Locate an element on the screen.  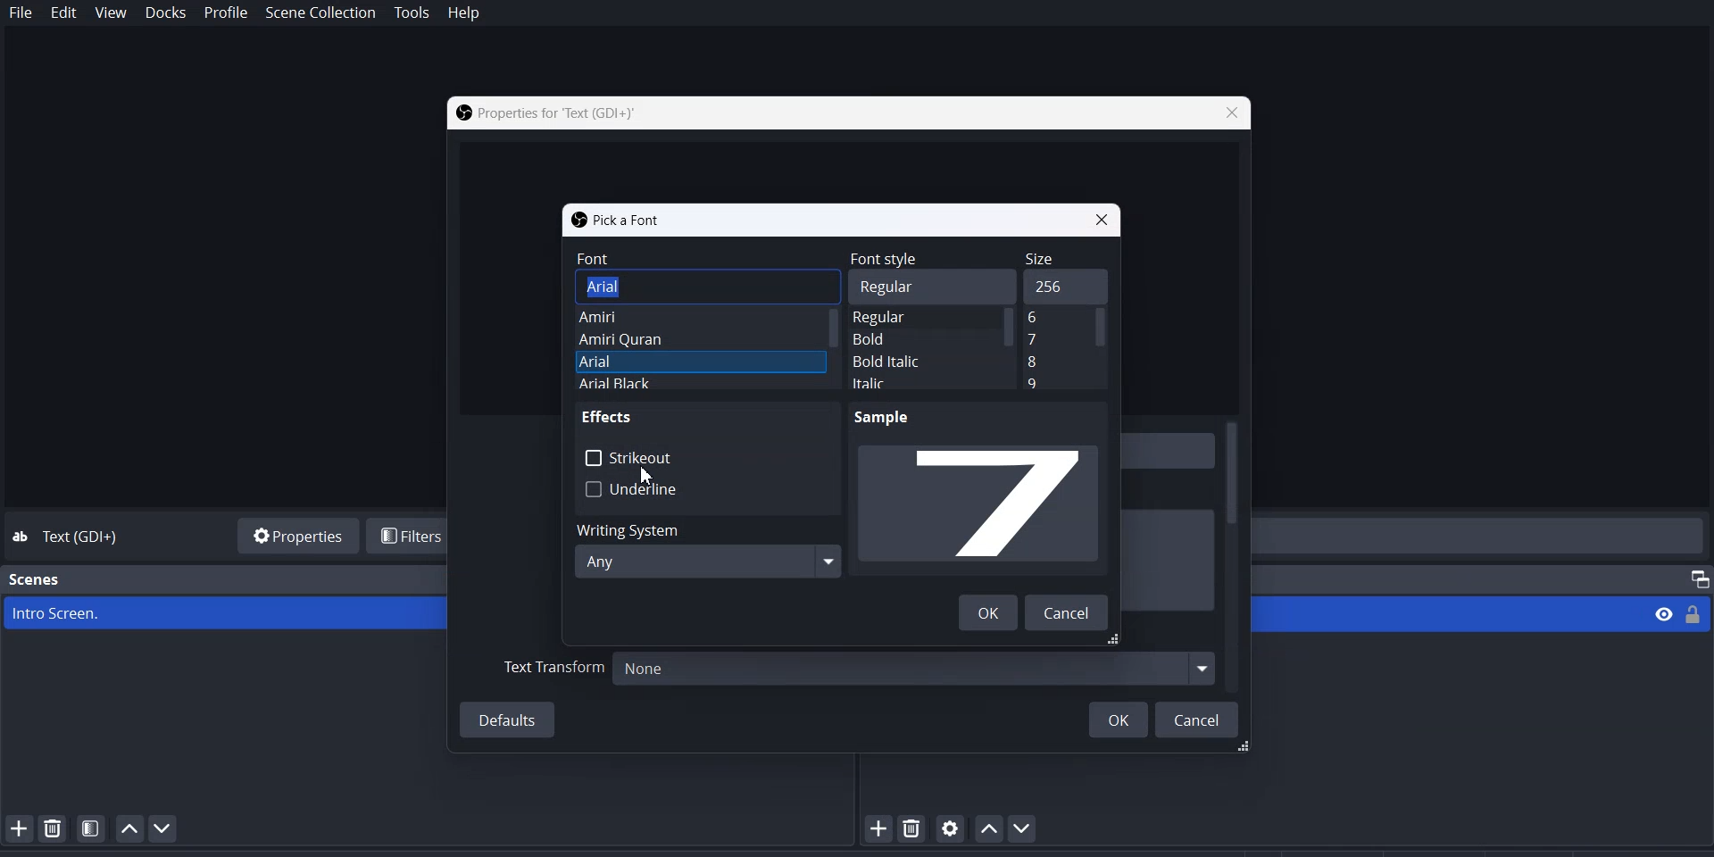
Defaults is located at coordinates (510, 720).